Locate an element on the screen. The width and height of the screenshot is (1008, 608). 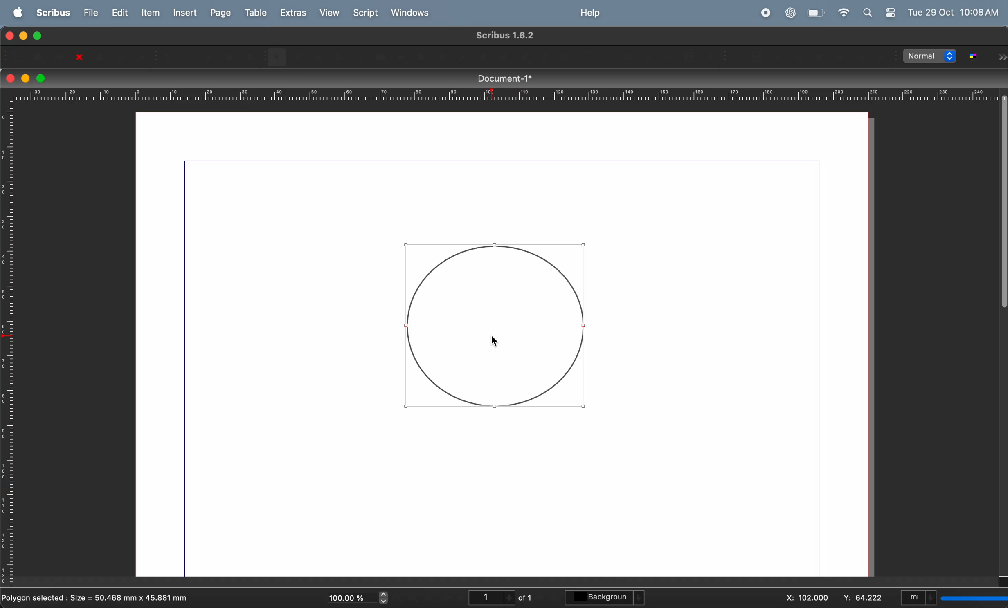
record is located at coordinates (765, 13).